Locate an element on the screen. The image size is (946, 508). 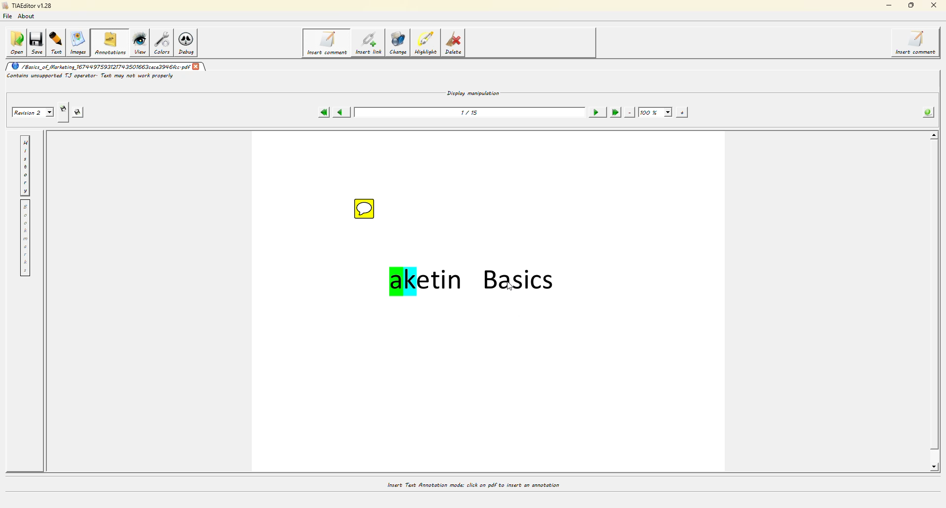
next page is located at coordinates (596, 112).